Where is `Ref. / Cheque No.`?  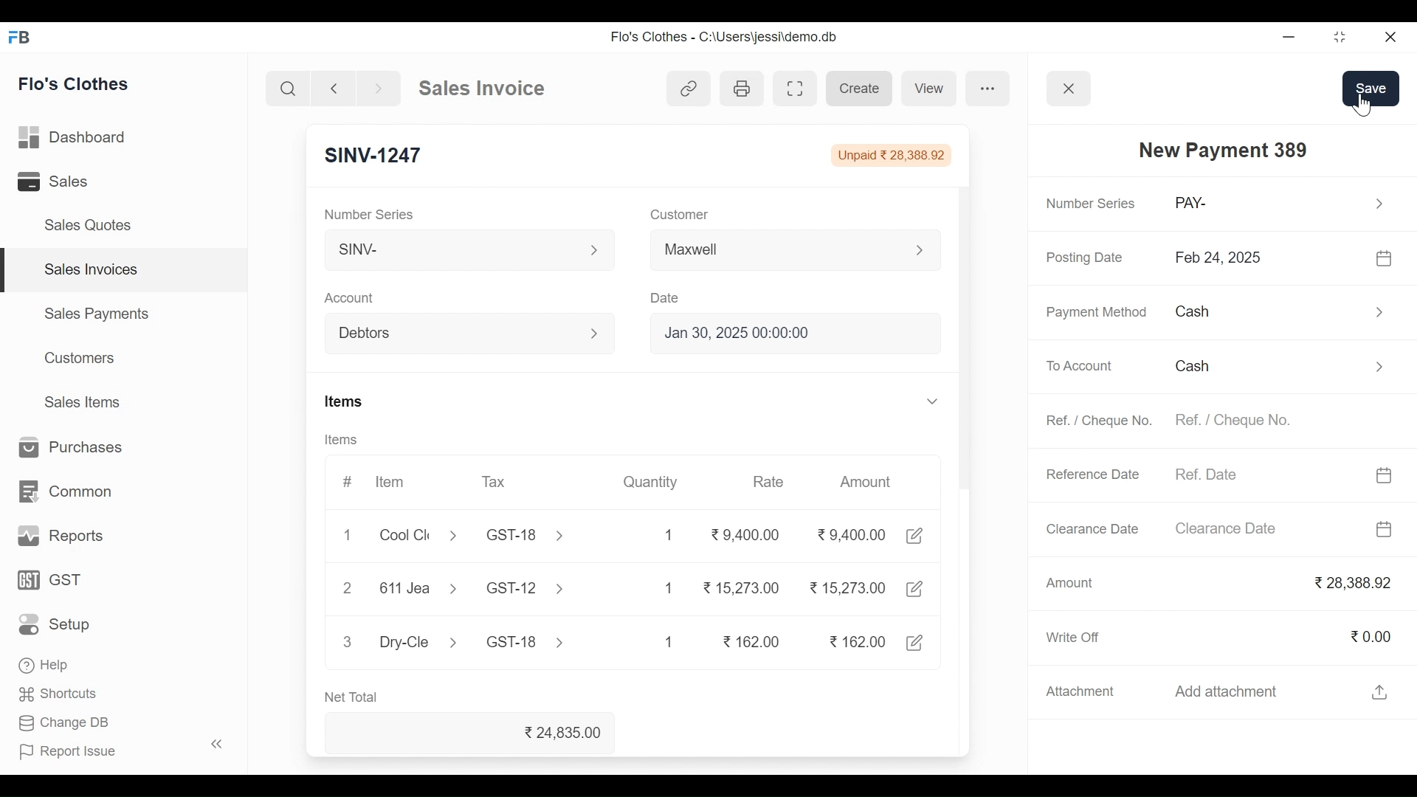
Ref. / Cheque No. is located at coordinates (1234, 421).